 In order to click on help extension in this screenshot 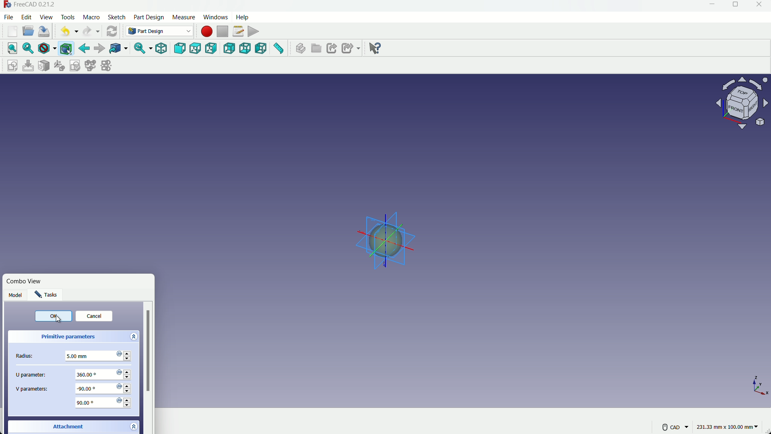, I will do `click(375, 49)`.